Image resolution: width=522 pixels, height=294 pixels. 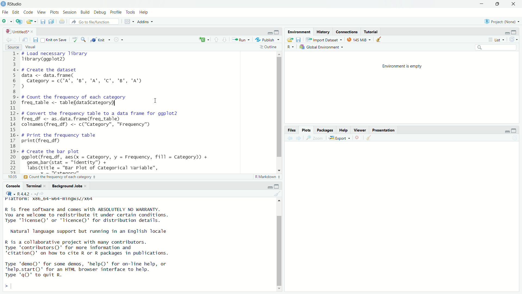 I want to click on tools, so click(x=131, y=12).